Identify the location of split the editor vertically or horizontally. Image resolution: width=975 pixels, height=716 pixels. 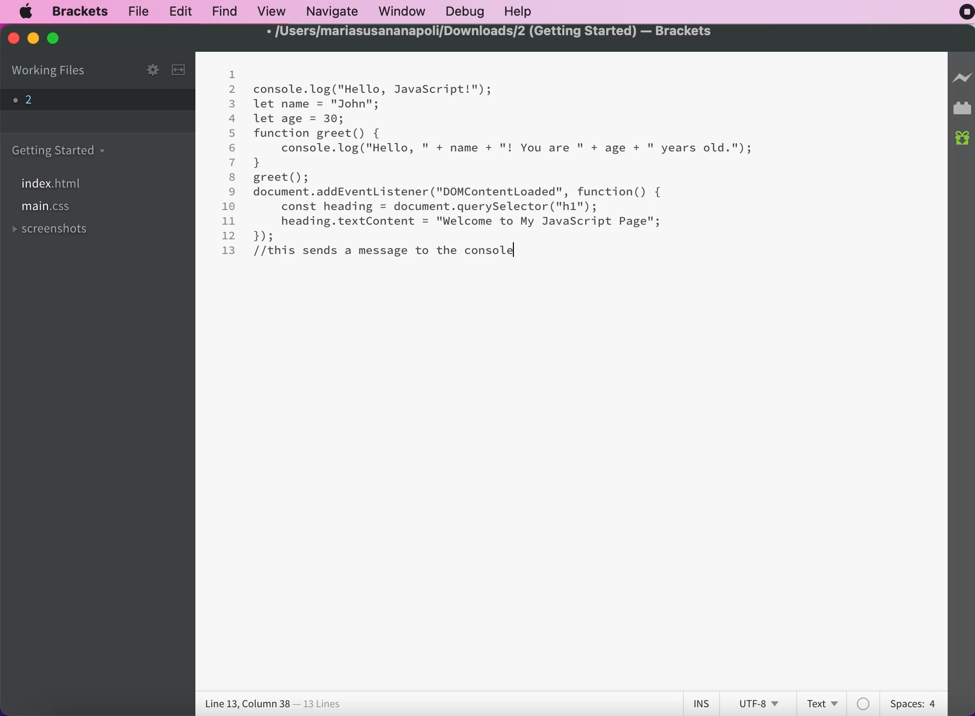
(178, 71).